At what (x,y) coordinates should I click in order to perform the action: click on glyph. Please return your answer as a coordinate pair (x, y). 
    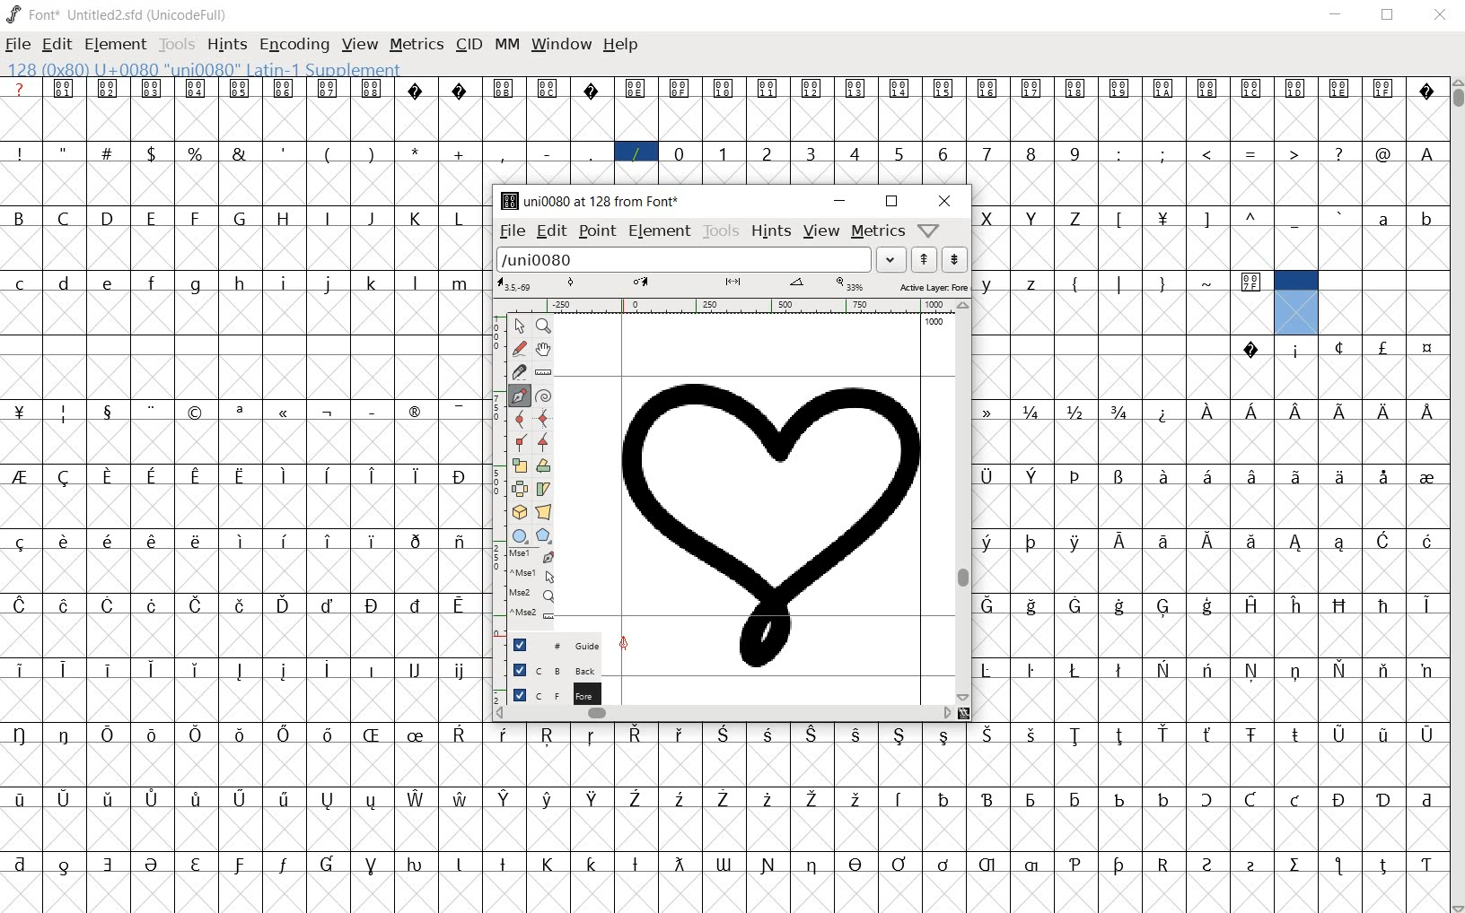
    Looking at the image, I should click on (899, 735).